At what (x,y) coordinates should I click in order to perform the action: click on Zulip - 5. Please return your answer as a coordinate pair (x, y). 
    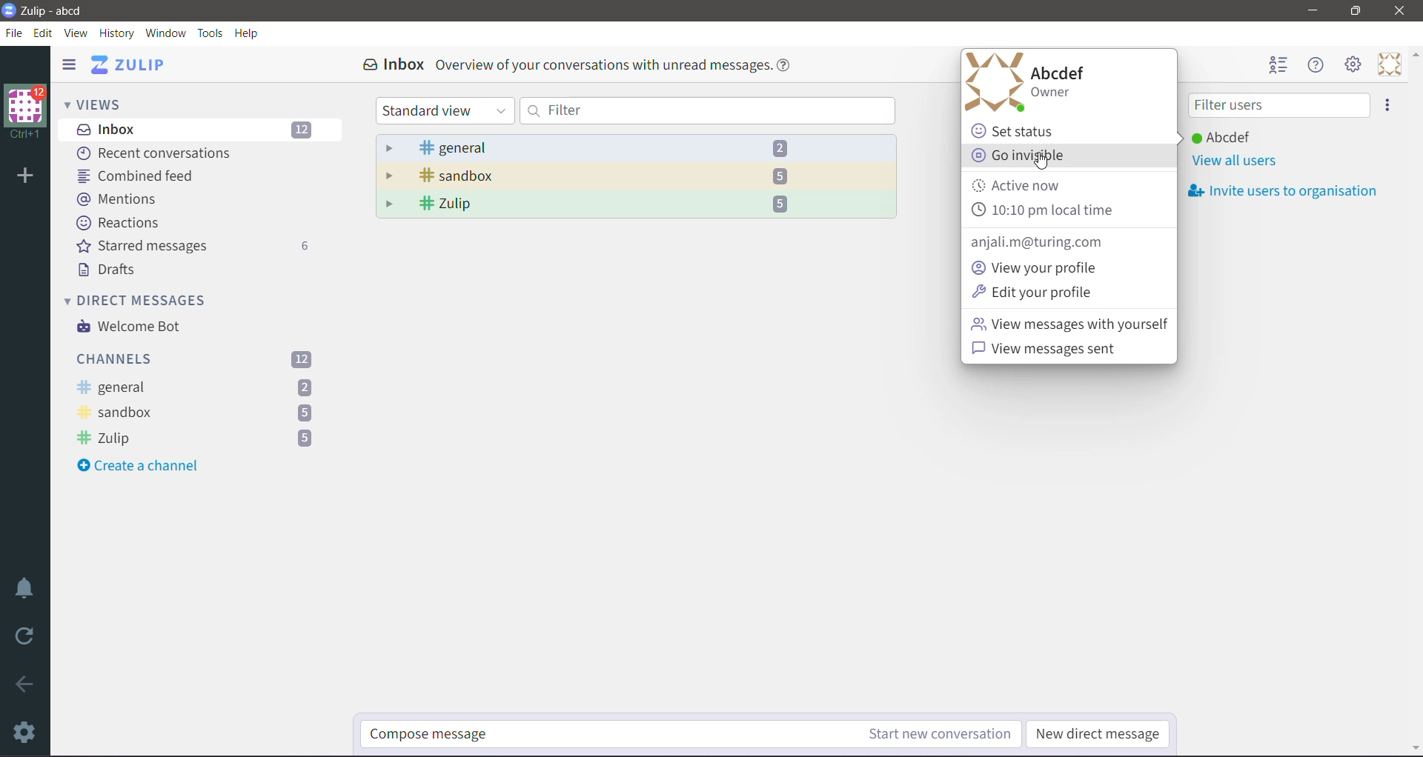
    Looking at the image, I should click on (637, 205).